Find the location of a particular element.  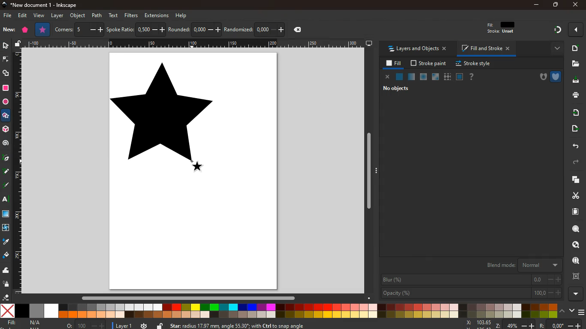

rounded is located at coordinates (195, 29).